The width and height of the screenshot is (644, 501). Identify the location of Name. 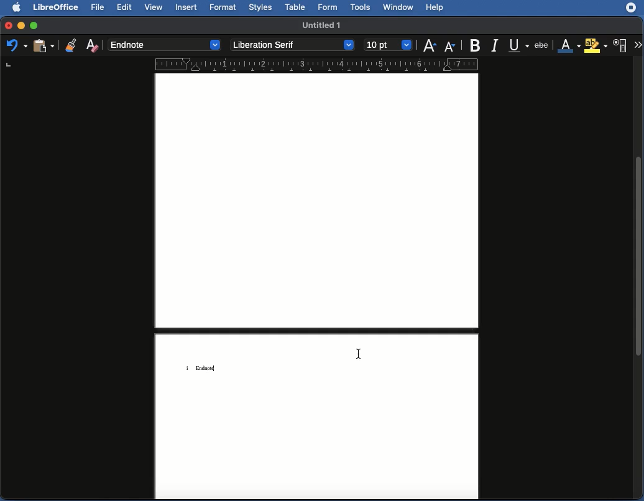
(323, 24).